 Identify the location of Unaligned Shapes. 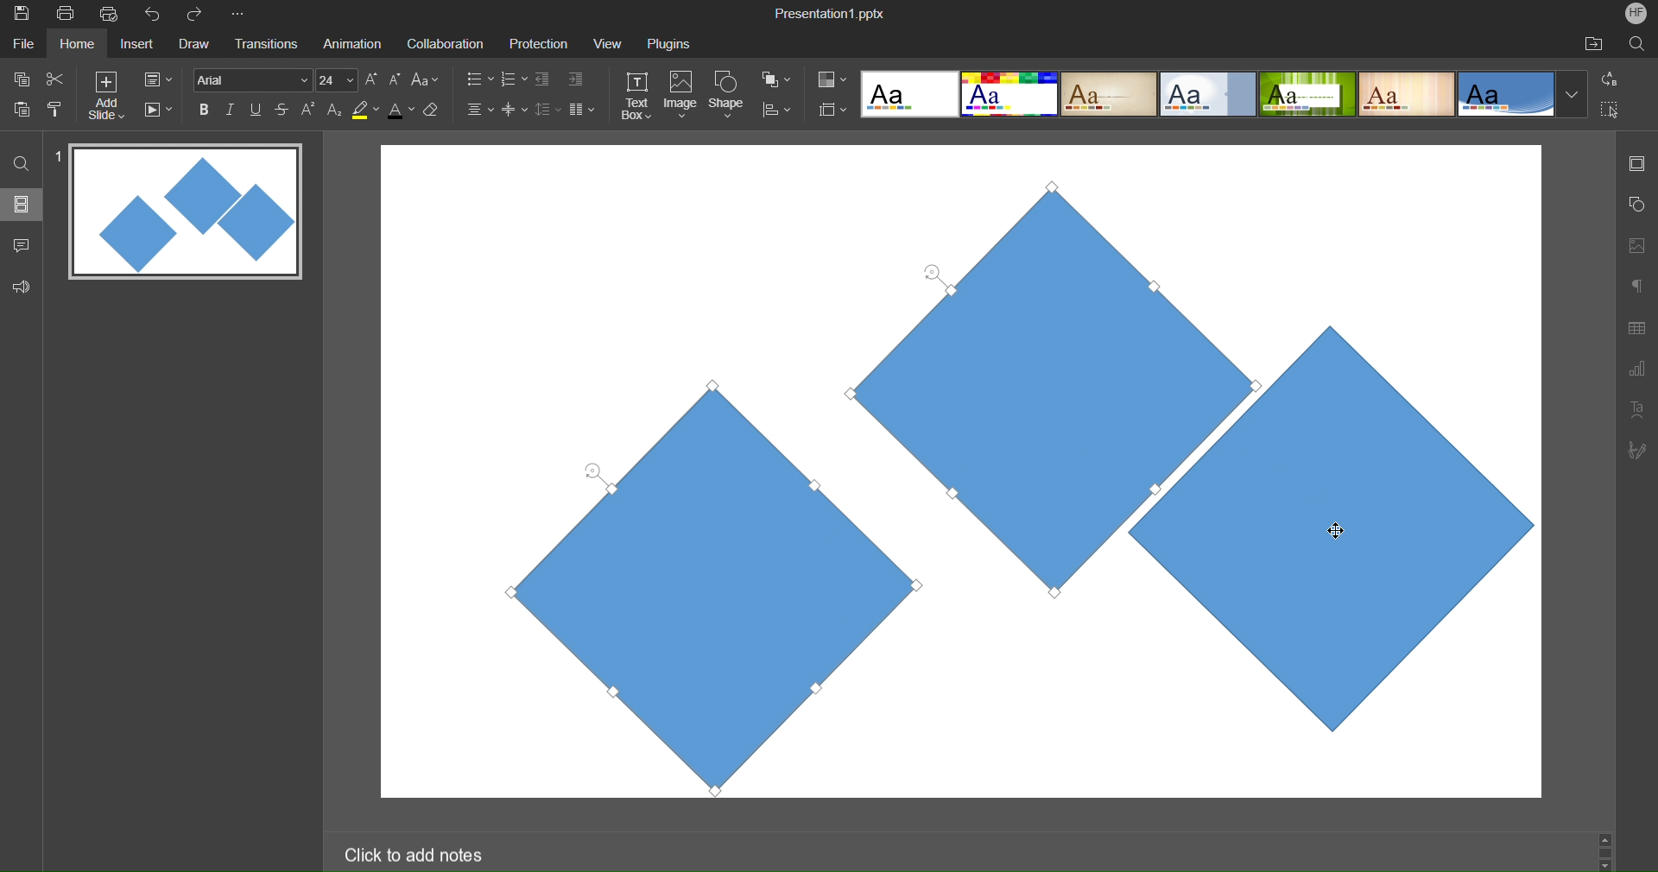
(1390, 471).